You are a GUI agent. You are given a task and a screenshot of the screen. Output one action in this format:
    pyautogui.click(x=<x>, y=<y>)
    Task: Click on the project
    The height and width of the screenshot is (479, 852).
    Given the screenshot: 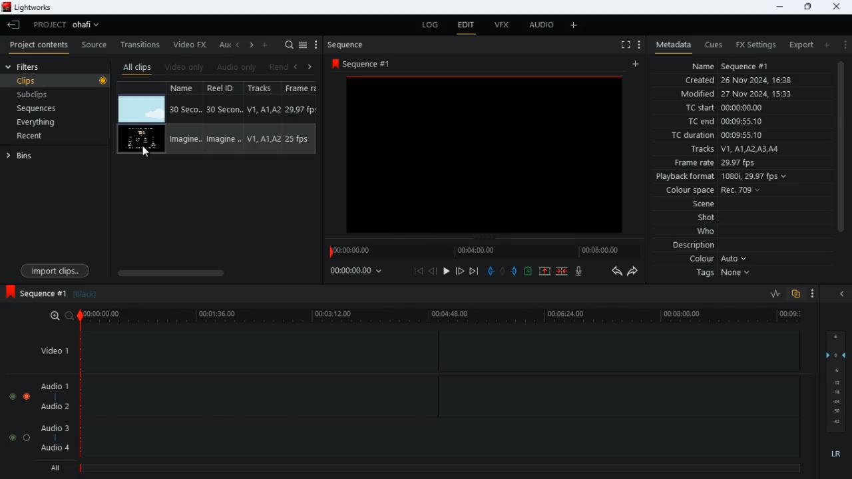 What is the action you would take?
    pyautogui.click(x=71, y=25)
    